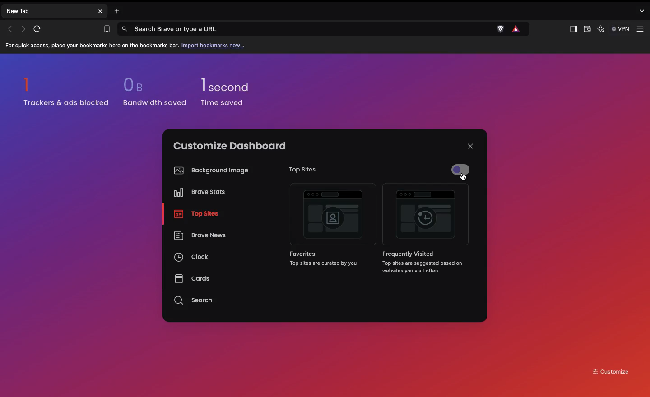 Image resolution: width=650 pixels, height=397 pixels. I want to click on Cards, so click(192, 278).